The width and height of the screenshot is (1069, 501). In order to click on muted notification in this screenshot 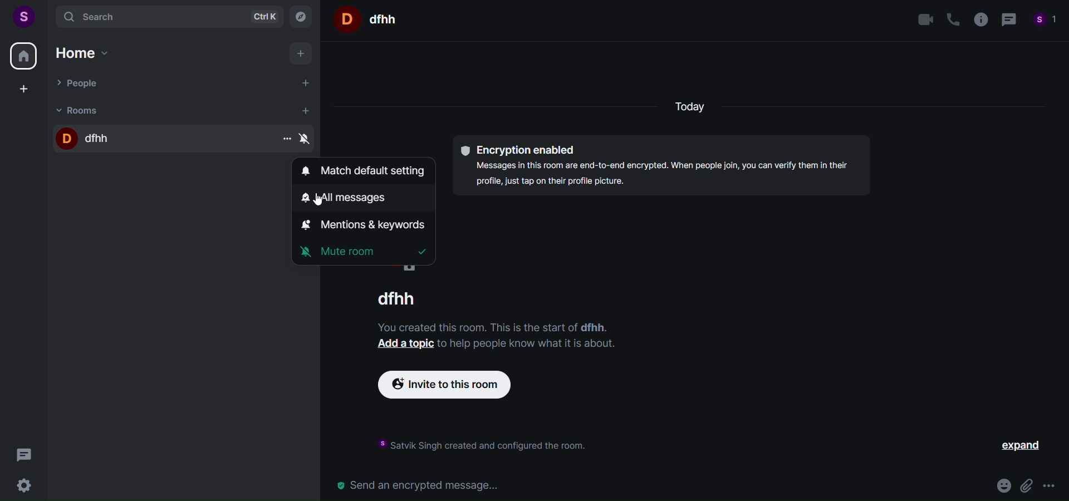, I will do `click(307, 140)`.